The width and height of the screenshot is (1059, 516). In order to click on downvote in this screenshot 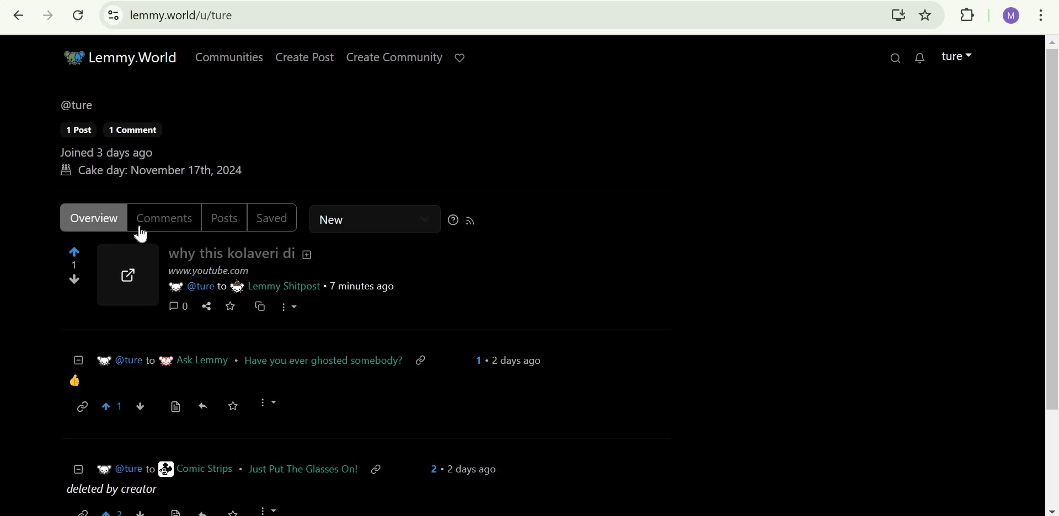, I will do `click(143, 406)`.